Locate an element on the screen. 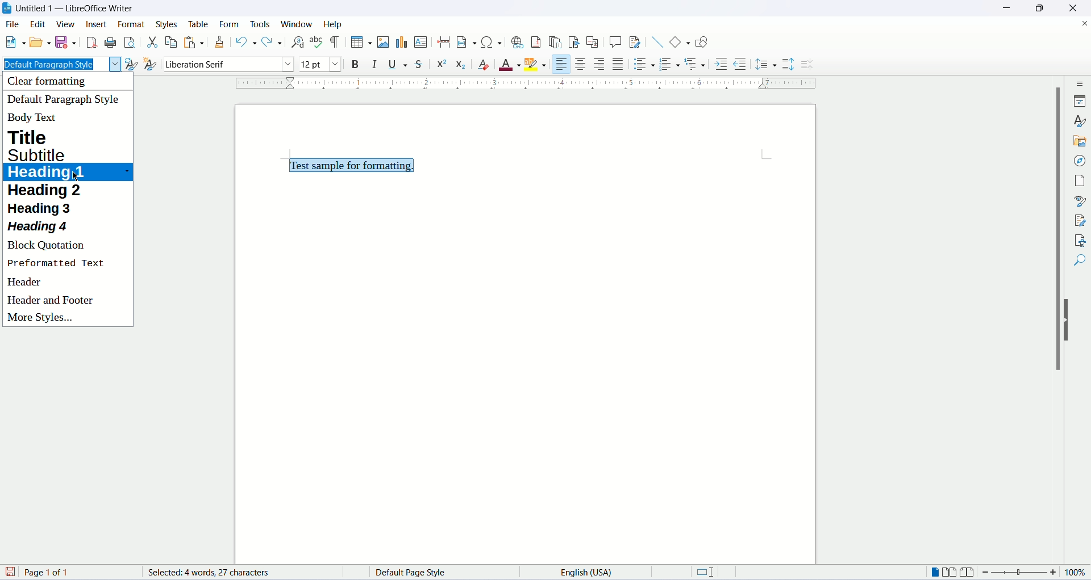  save is located at coordinates (66, 43).